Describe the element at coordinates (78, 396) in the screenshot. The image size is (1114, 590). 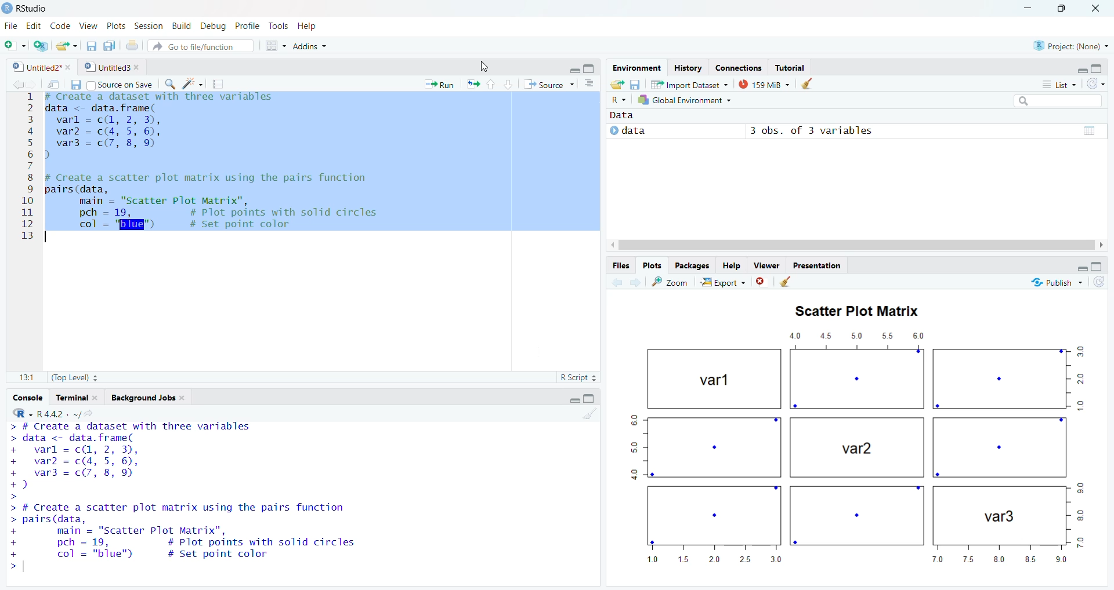
I see `Terminal` at that location.